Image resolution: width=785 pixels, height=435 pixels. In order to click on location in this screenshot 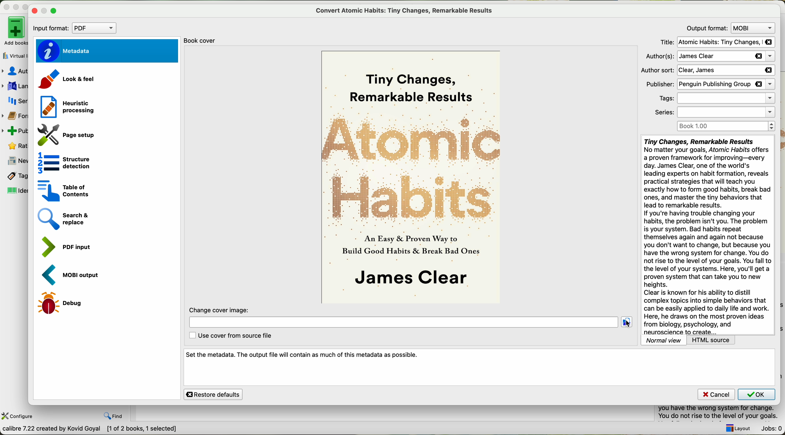, I will do `click(403, 323)`.